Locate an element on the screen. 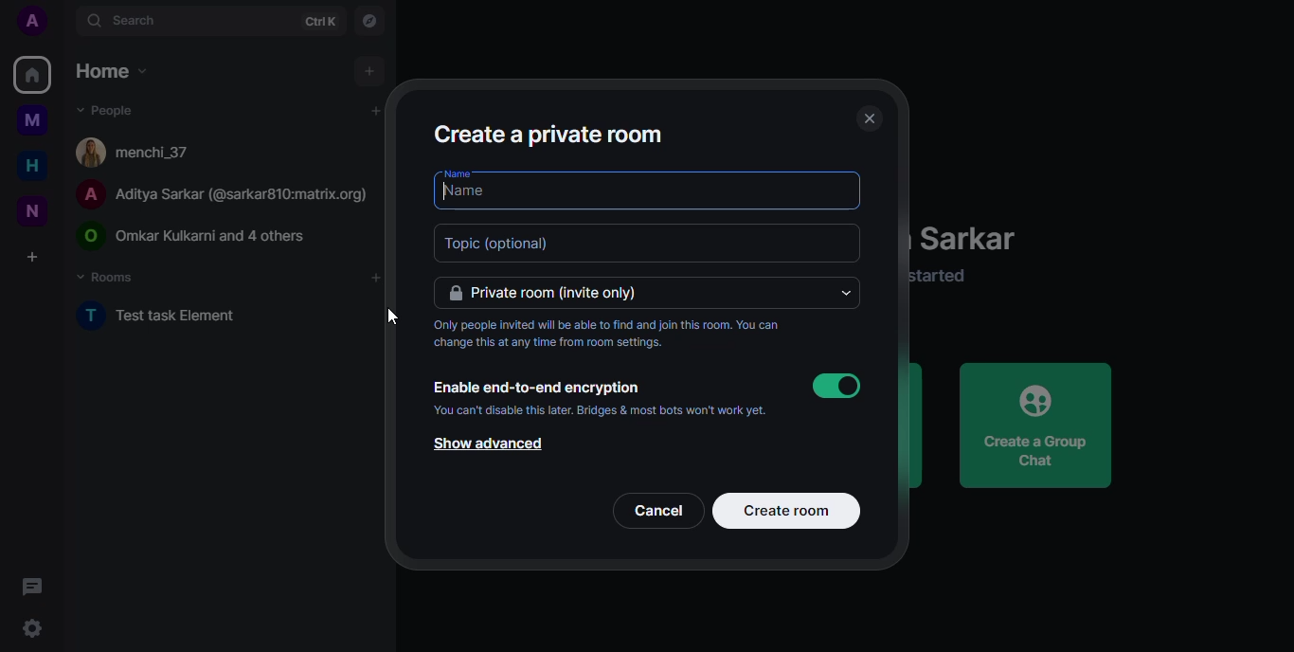 This screenshot has width=1294, height=652. create room is located at coordinates (782, 509).